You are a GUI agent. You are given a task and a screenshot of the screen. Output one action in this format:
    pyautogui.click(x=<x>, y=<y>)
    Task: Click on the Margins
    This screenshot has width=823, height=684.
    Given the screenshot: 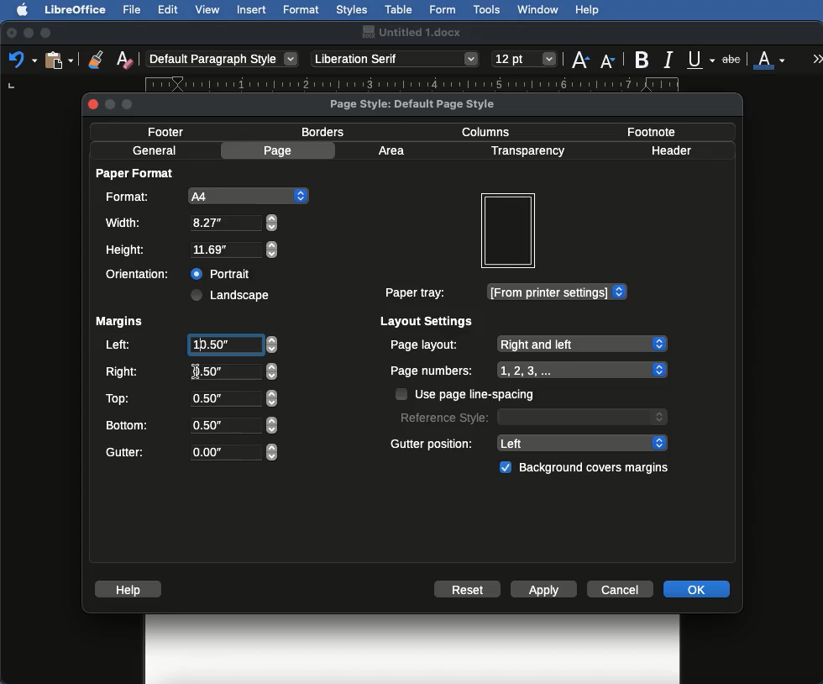 What is the action you would take?
    pyautogui.click(x=118, y=322)
    